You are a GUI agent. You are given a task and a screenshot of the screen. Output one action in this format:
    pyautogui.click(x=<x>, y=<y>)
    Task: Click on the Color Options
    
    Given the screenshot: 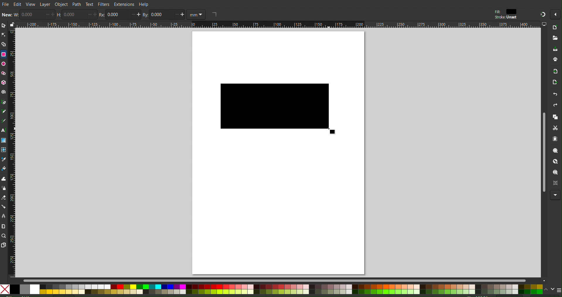 What is the action you would take?
    pyautogui.click(x=272, y=290)
    